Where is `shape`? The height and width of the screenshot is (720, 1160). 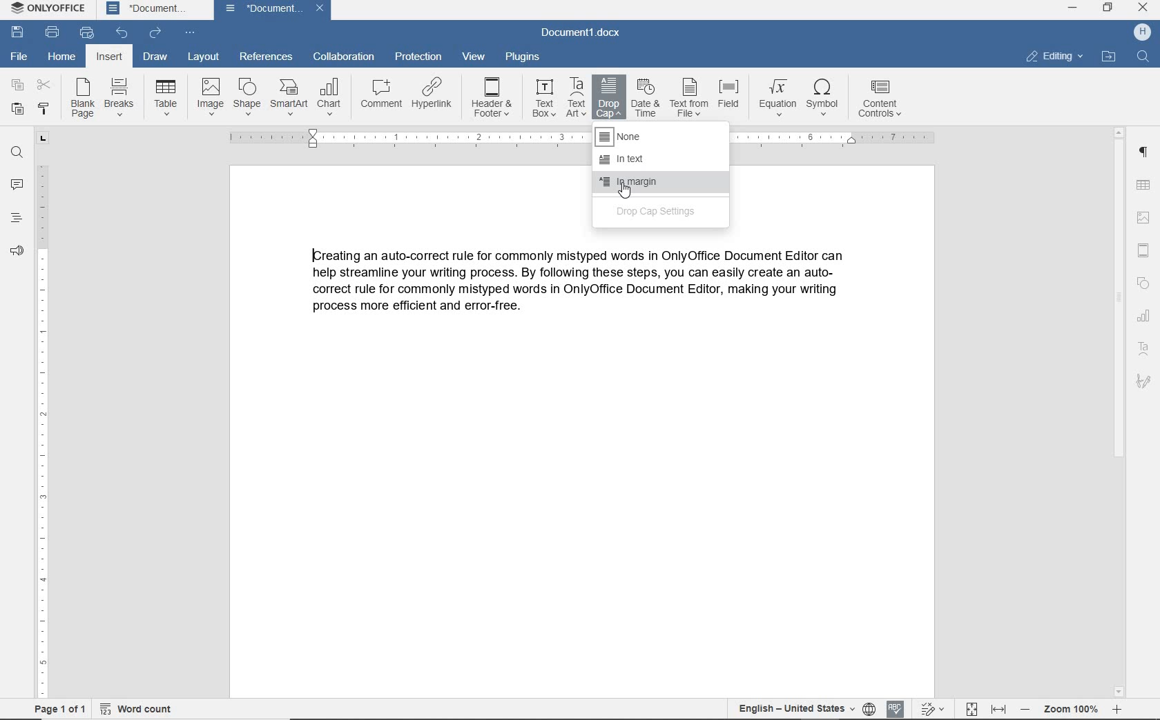
shape is located at coordinates (1144, 282).